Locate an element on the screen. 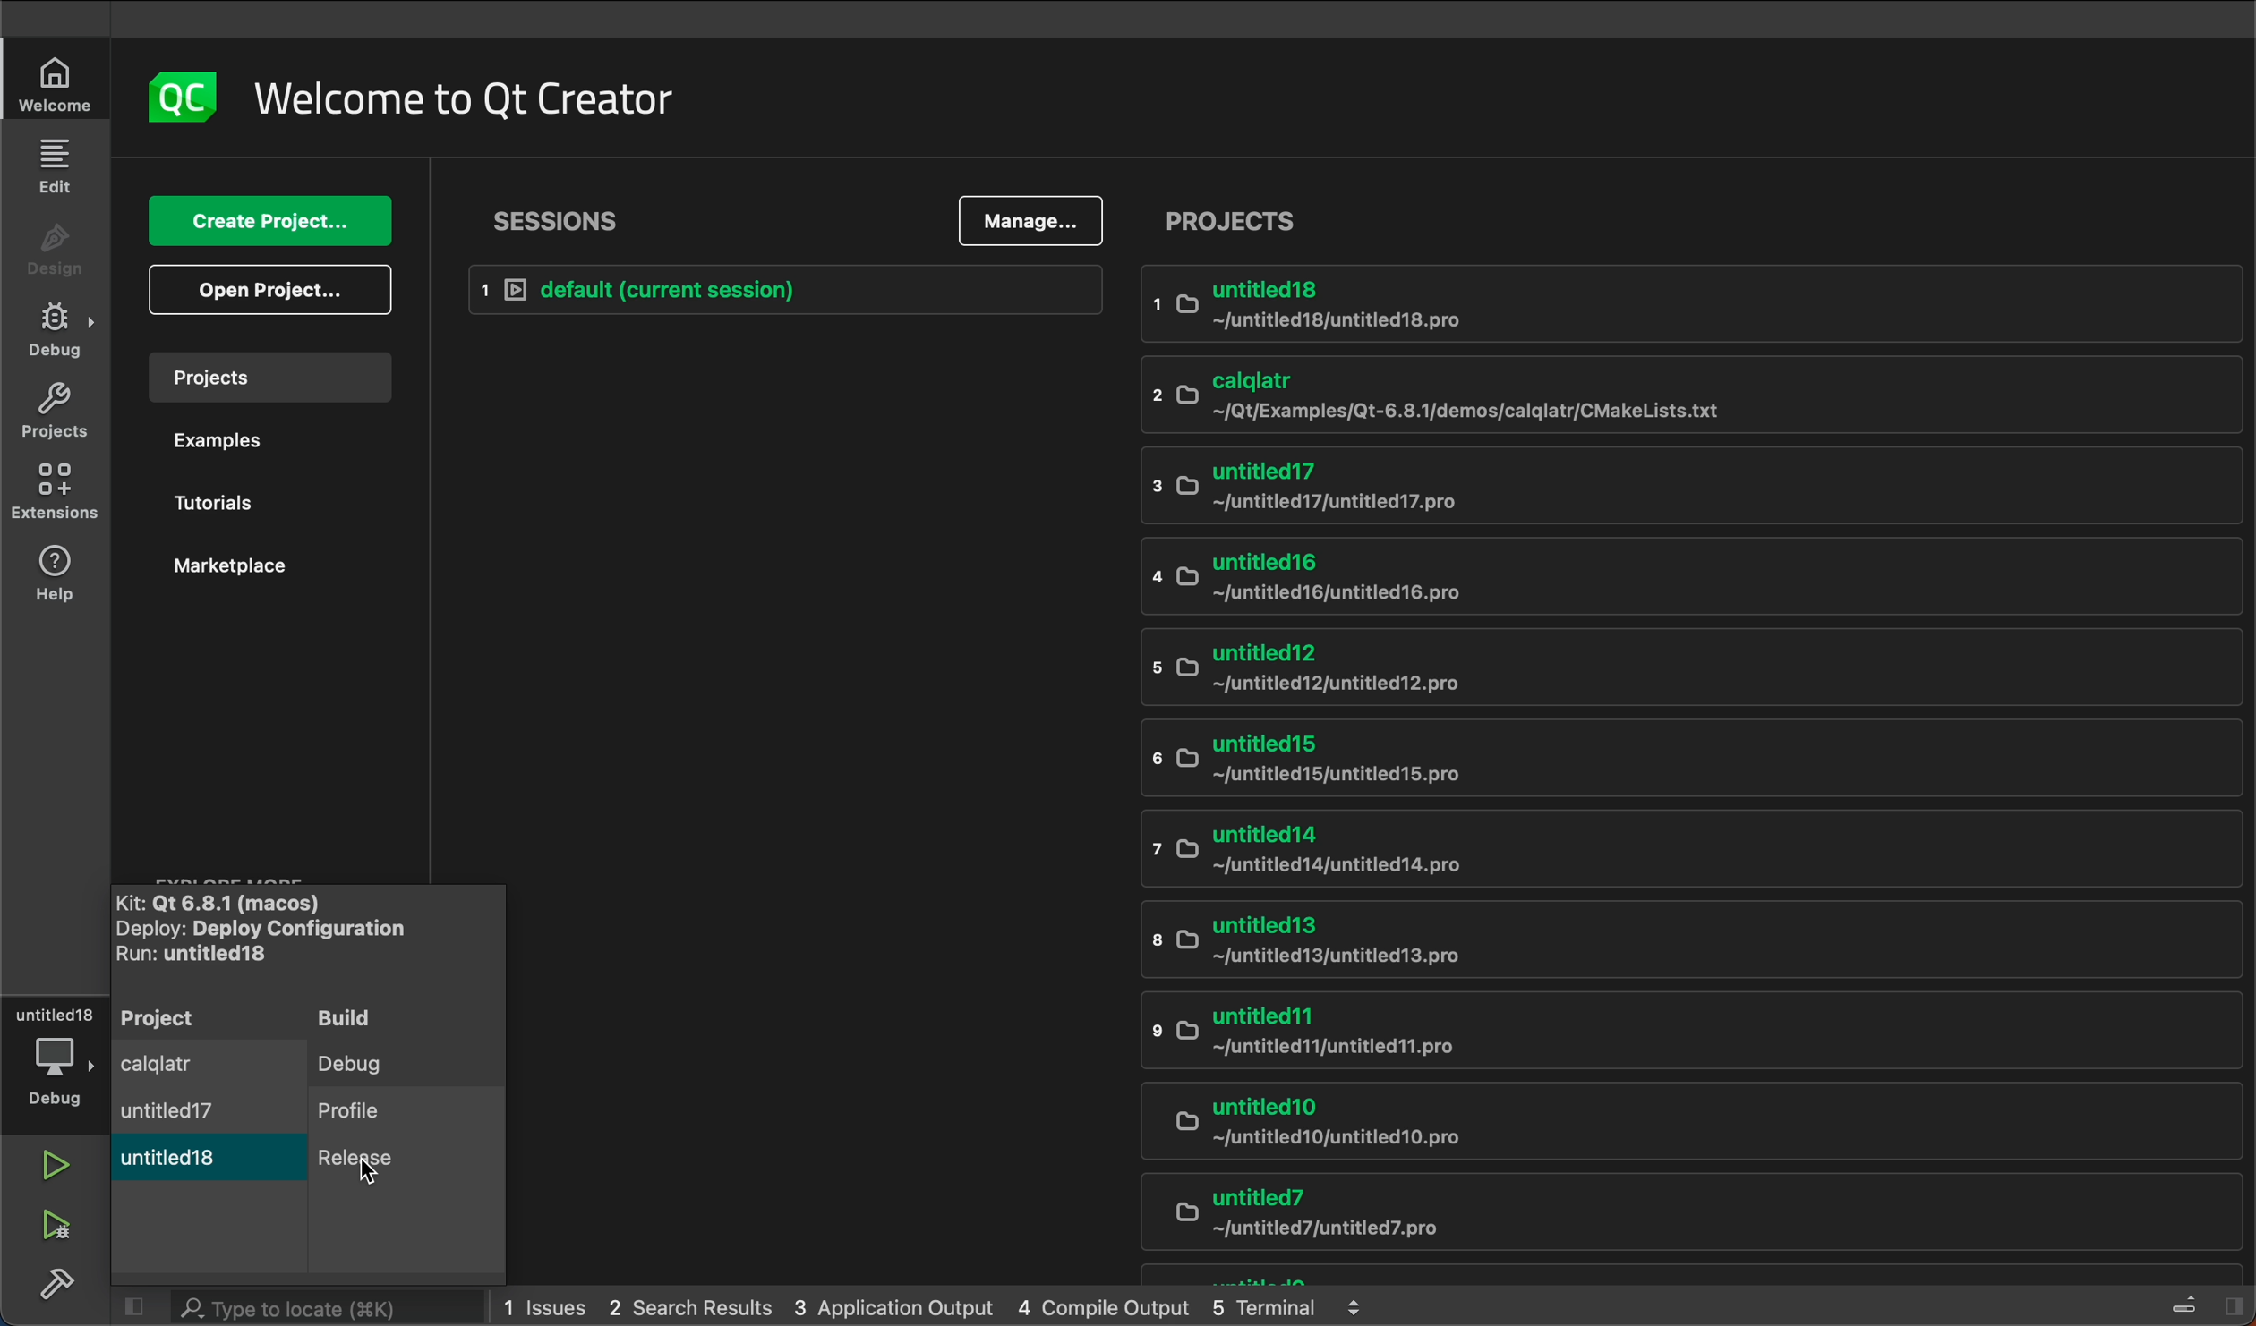 This screenshot has width=2256, height=1326. tutorials is located at coordinates (266, 506).